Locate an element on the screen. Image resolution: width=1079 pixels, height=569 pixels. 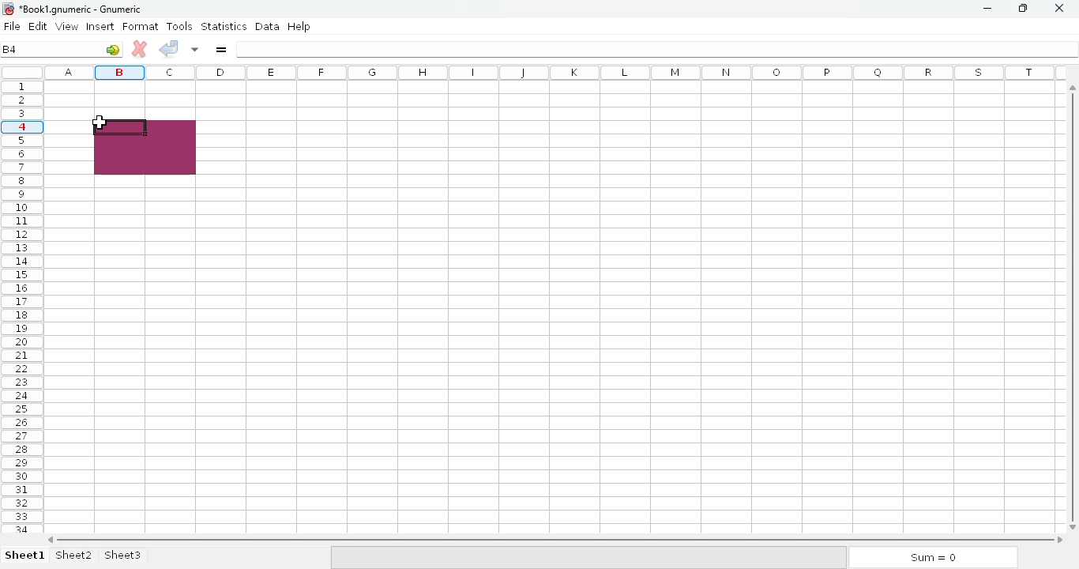
file is located at coordinates (12, 26).